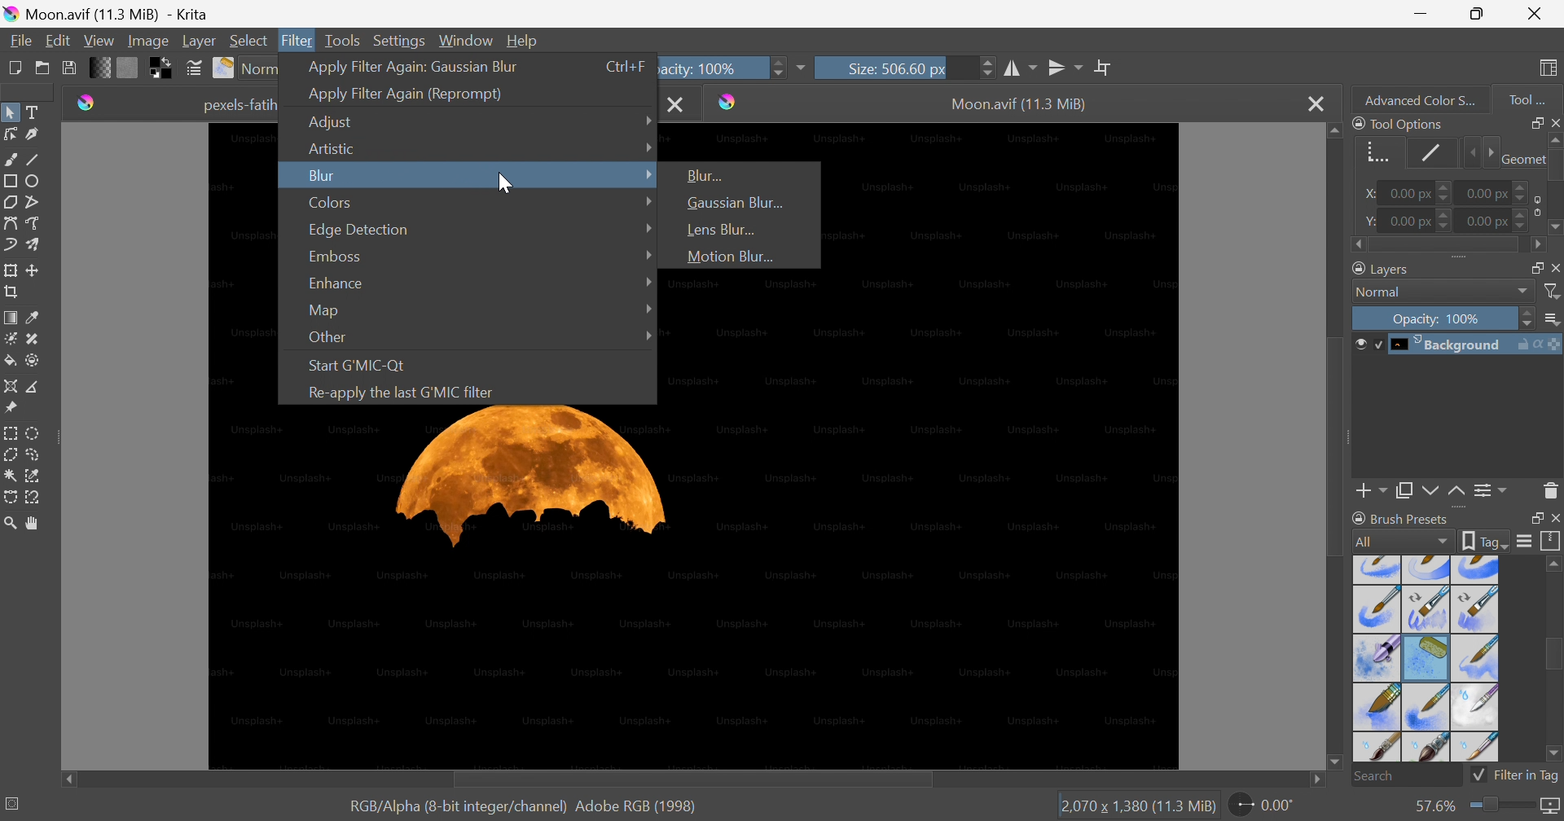 This screenshot has height=821, width=1564. Describe the element at coordinates (10, 315) in the screenshot. I see `Draw a gradient` at that location.